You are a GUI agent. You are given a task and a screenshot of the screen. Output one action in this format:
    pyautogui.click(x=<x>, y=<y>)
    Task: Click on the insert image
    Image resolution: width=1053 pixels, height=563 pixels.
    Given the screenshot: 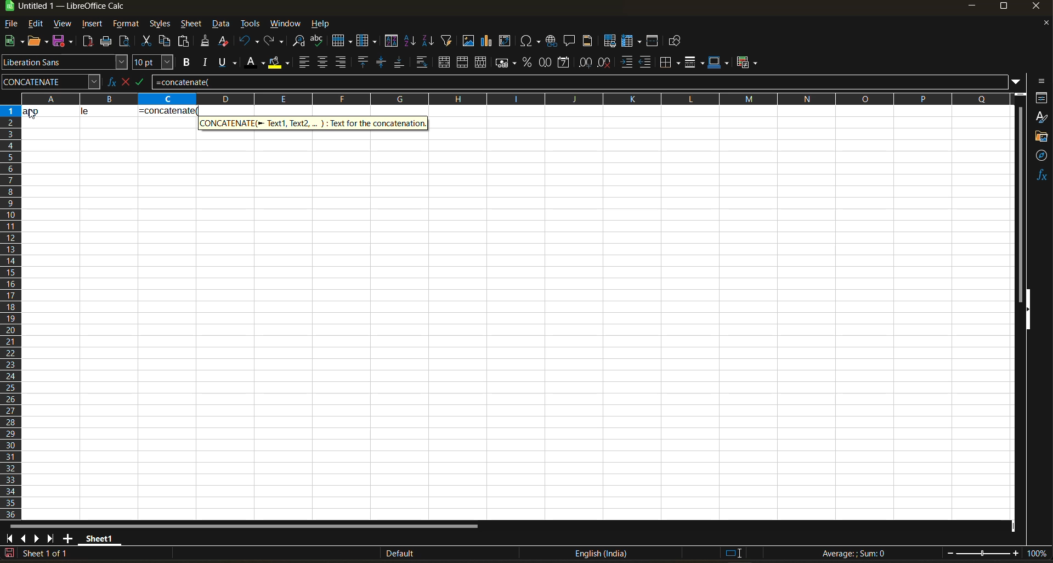 What is the action you would take?
    pyautogui.click(x=468, y=41)
    